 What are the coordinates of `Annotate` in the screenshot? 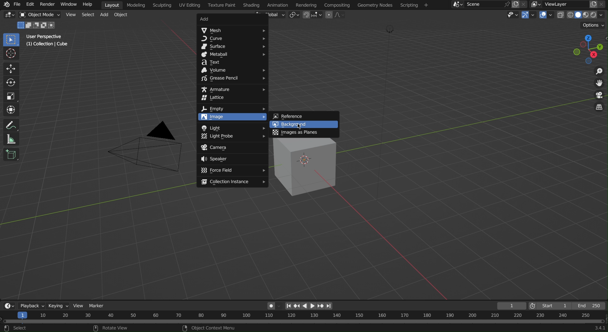 It's located at (10, 125).